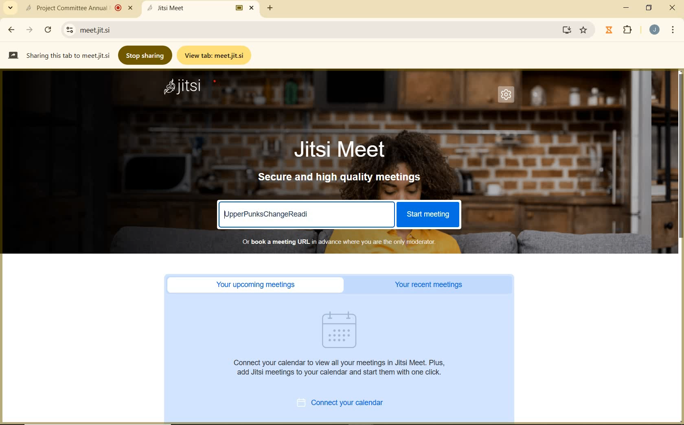  Describe the element at coordinates (59, 55) in the screenshot. I see `SHARING THIS TAB TO MEET.JIT.SI` at that location.